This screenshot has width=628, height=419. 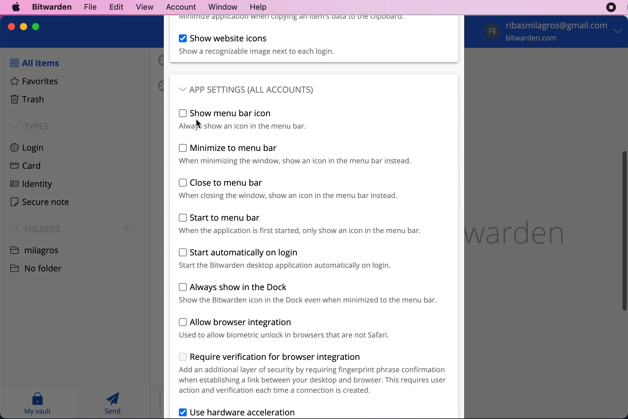 I want to click on folder name, so click(x=35, y=250).